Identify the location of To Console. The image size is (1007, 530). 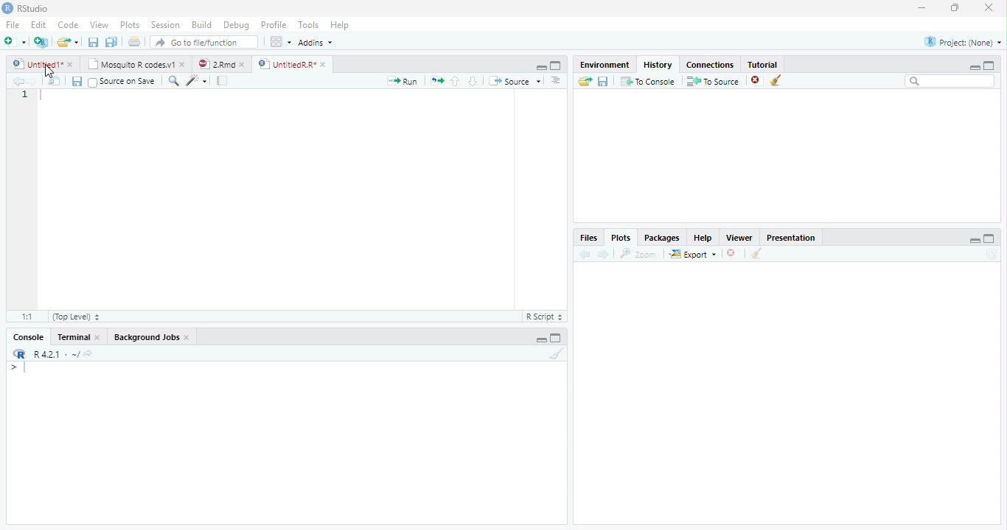
(648, 83).